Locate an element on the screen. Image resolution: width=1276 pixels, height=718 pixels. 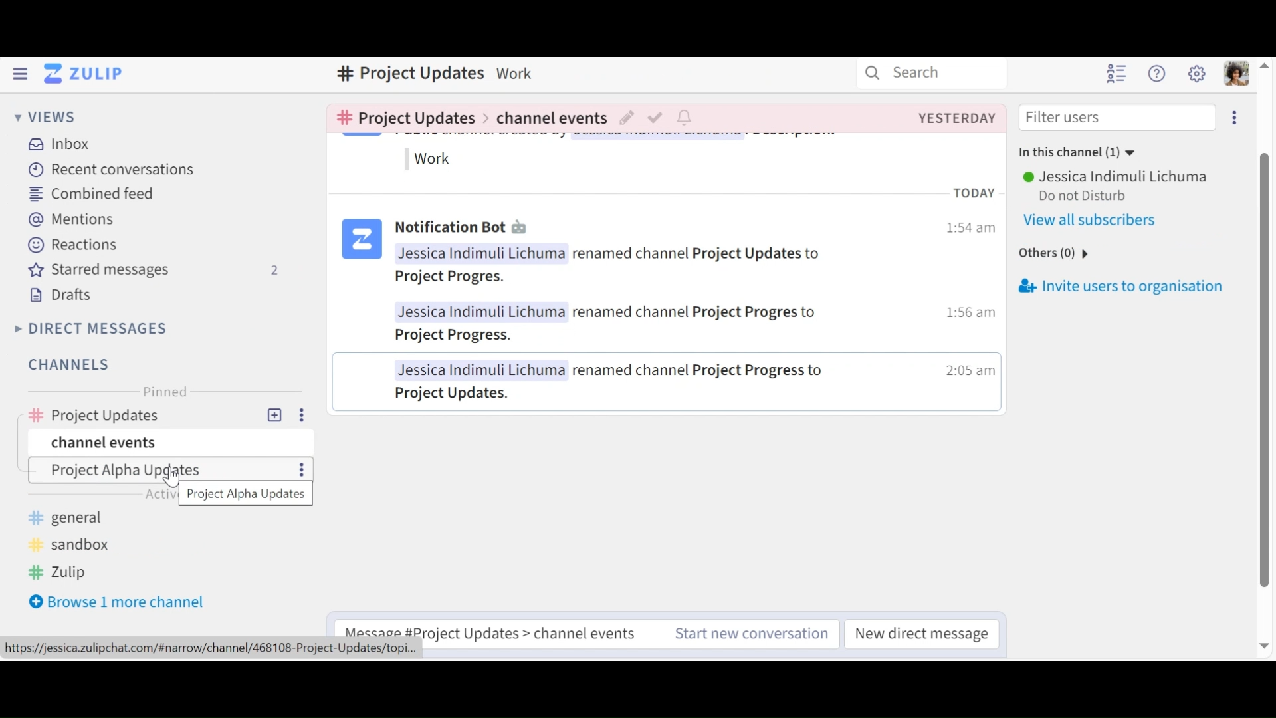
Do not Disturb is located at coordinates (1091, 195).